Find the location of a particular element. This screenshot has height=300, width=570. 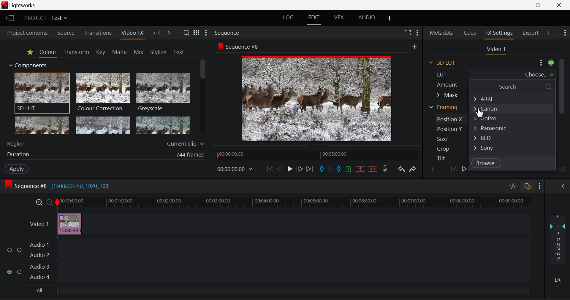

Transitions is located at coordinates (99, 33).